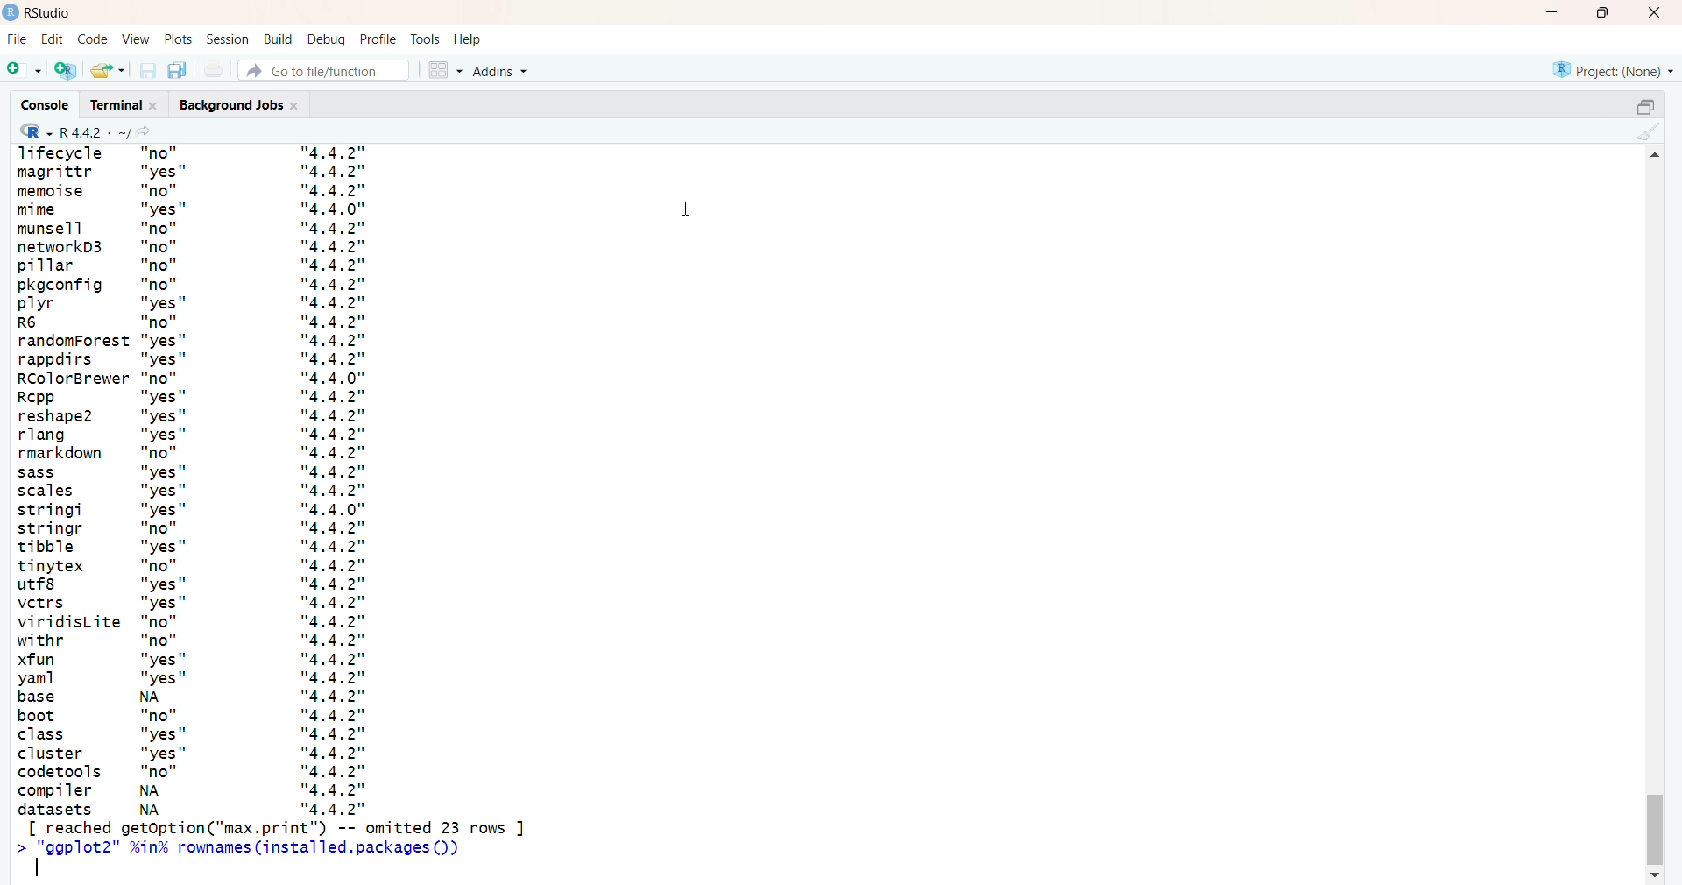 Image resolution: width=1682 pixels, height=885 pixels. I want to click on text cursor, so click(39, 866).